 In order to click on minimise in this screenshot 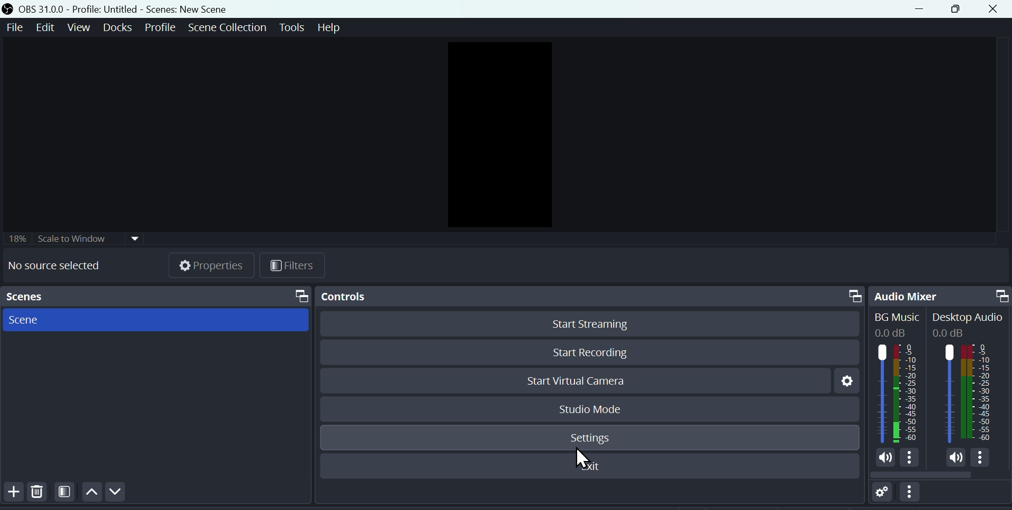, I will do `click(925, 10)`.